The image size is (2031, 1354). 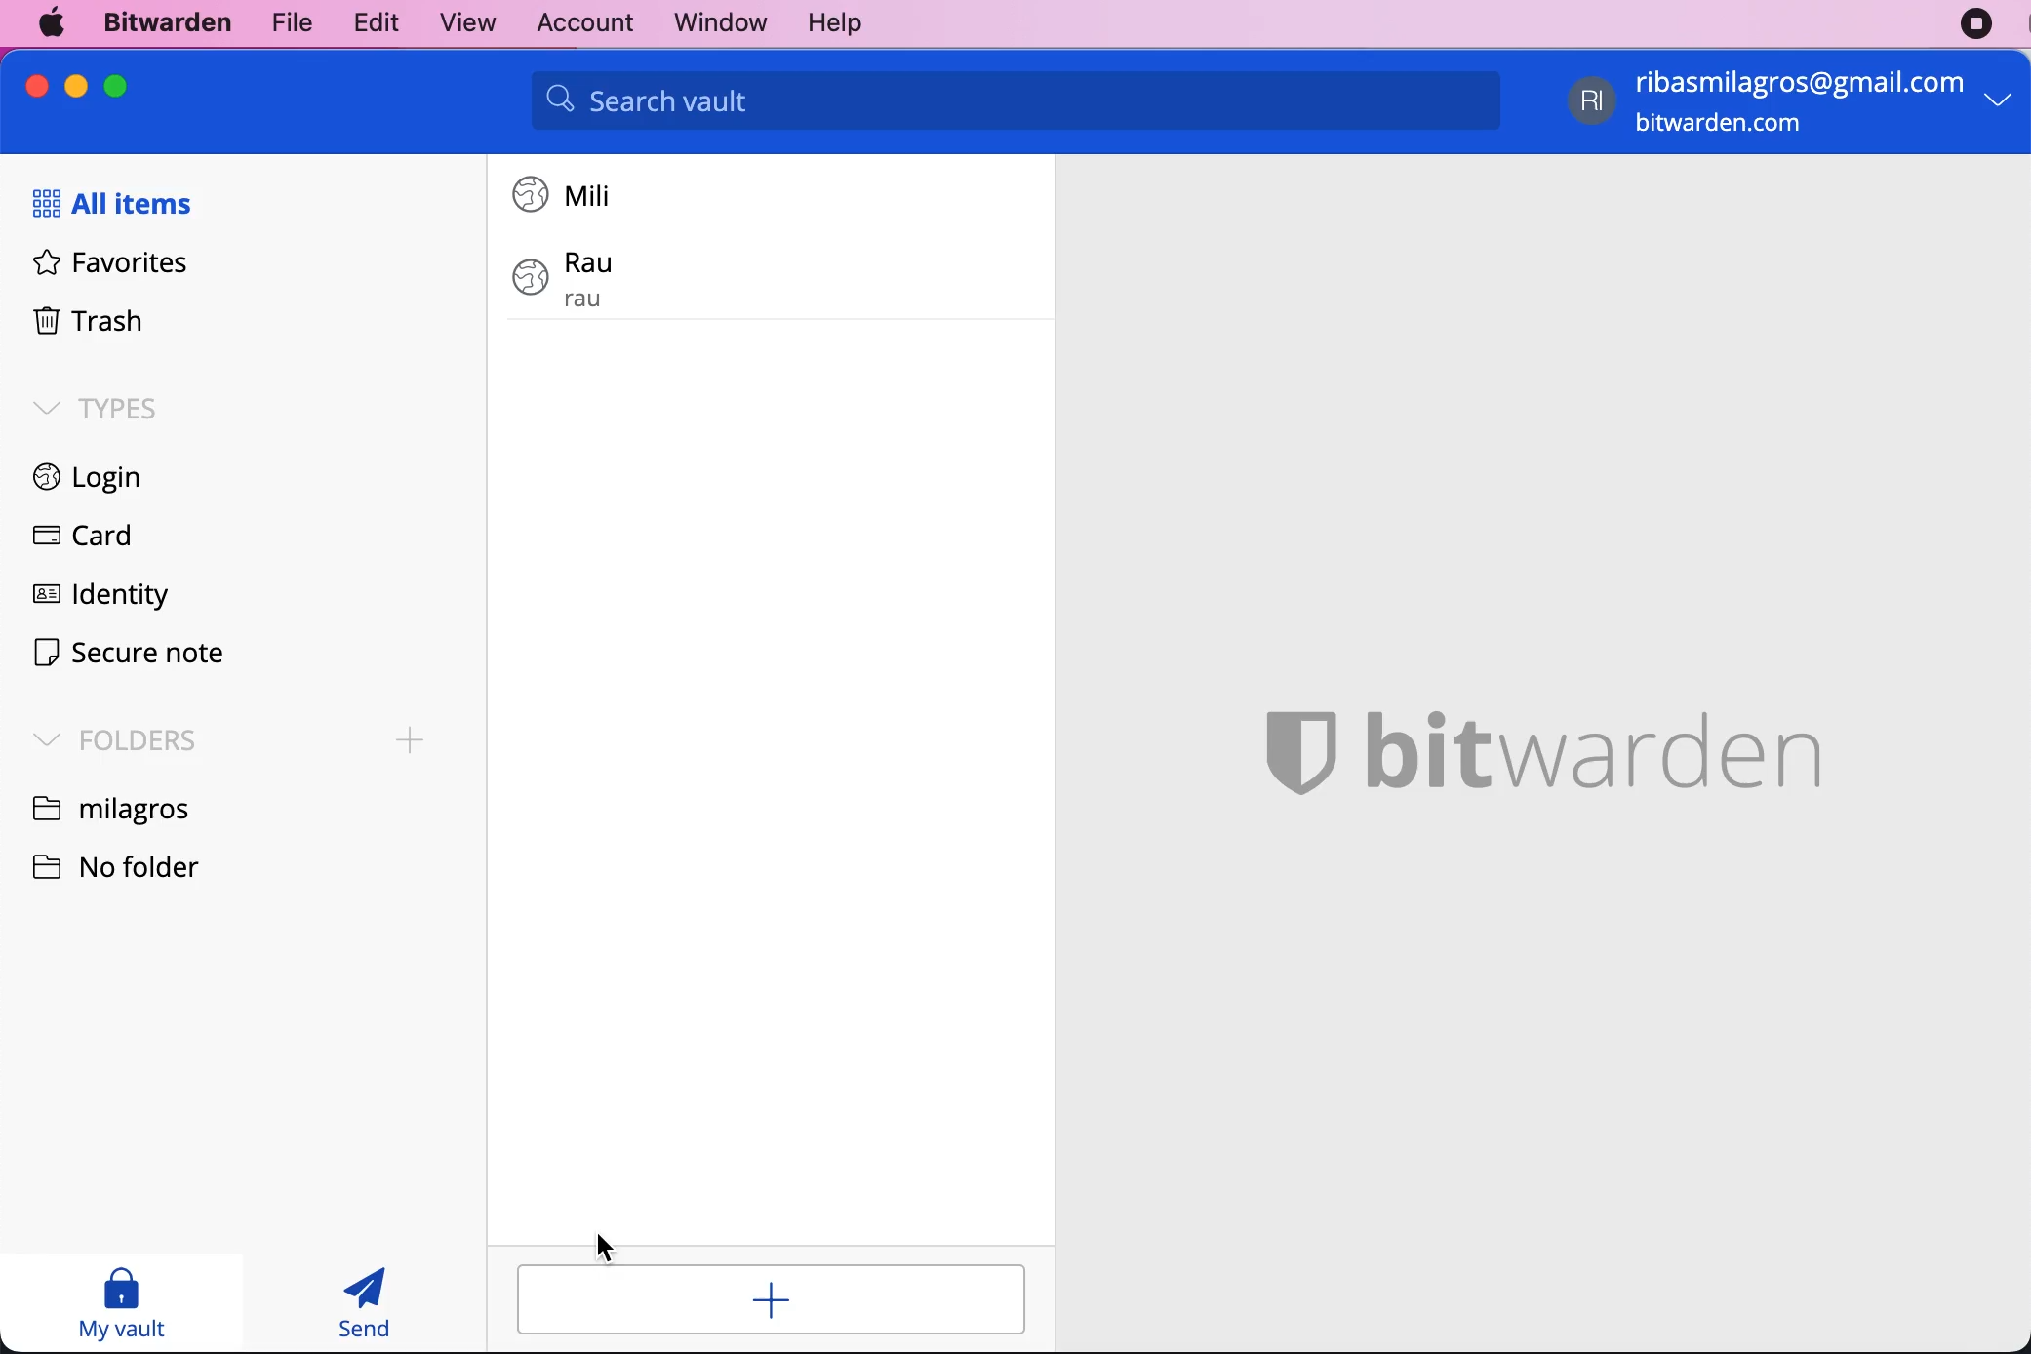 What do you see at coordinates (163, 24) in the screenshot?
I see `bitwarden` at bounding box center [163, 24].